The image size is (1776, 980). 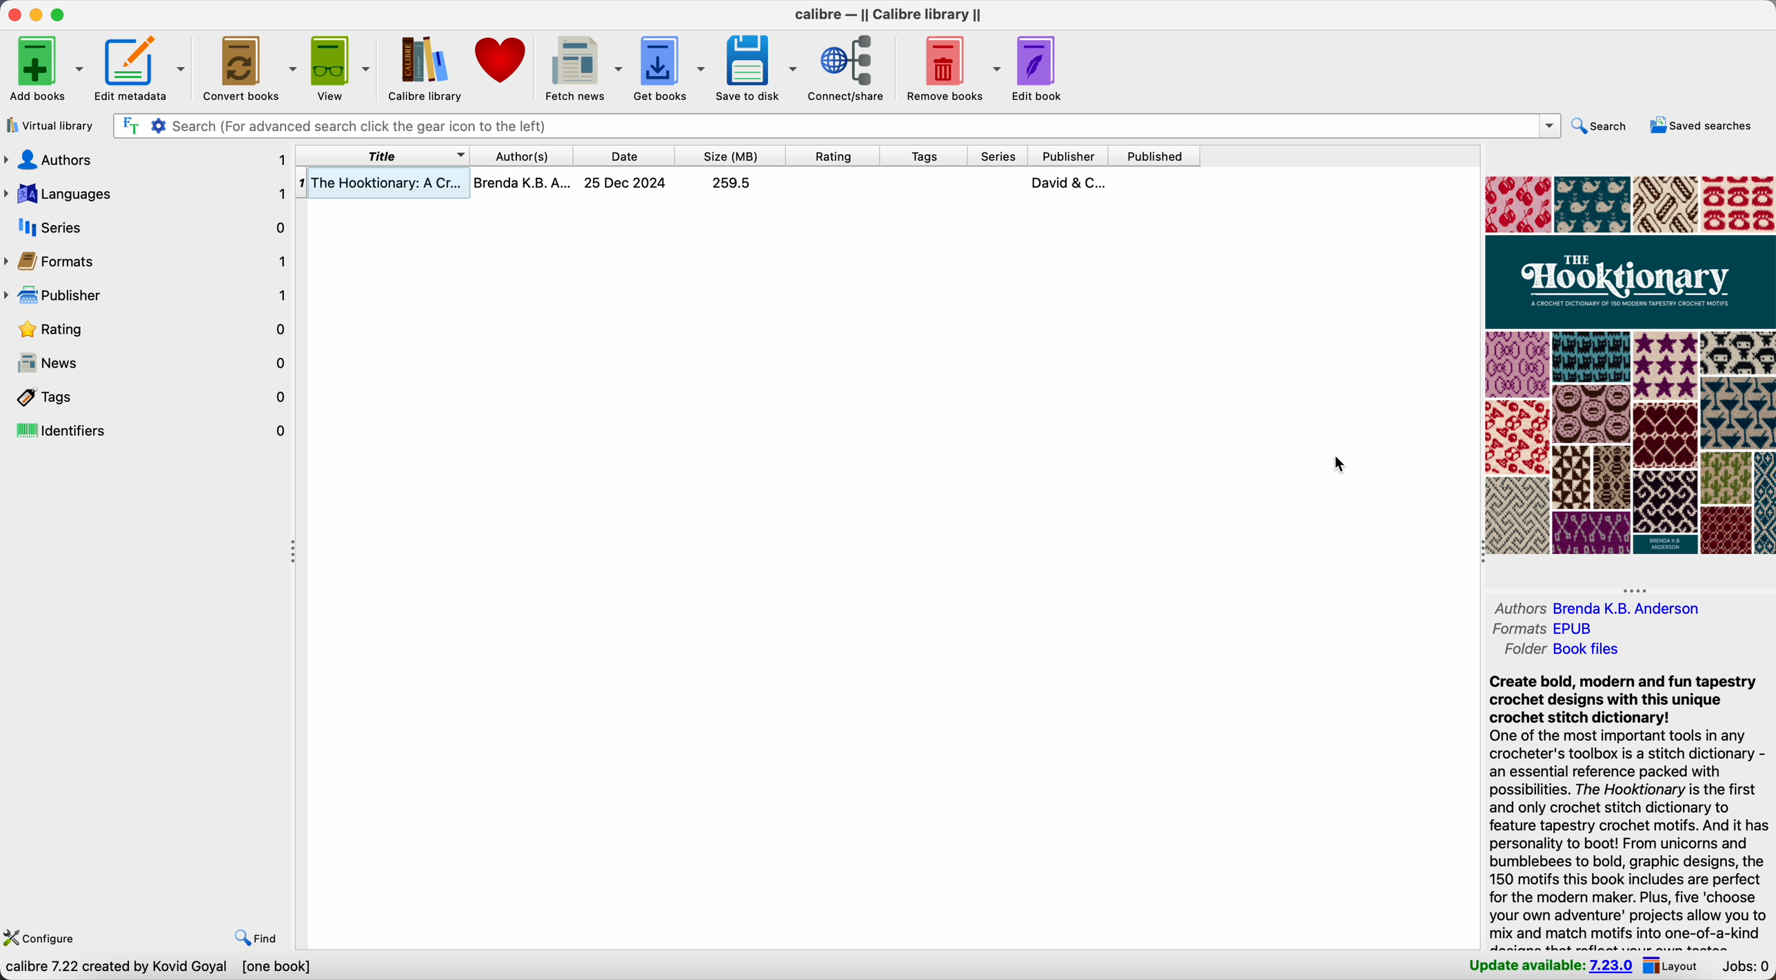 What do you see at coordinates (950, 69) in the screenshot?
I see `remove books` at bounding box center [950, 69].